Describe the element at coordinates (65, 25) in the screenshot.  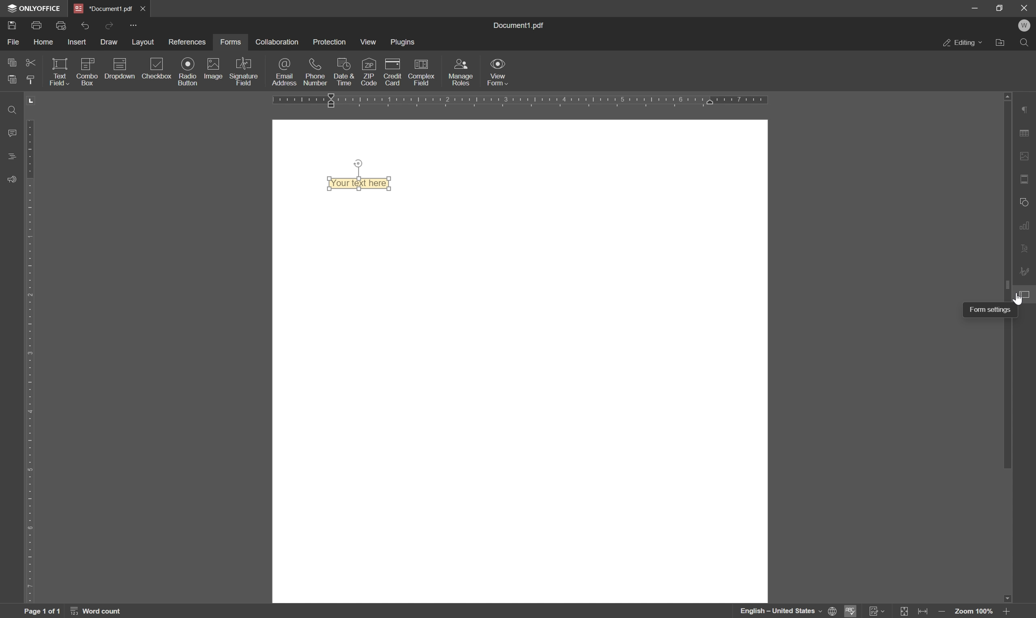
I see `quick print` at that location.